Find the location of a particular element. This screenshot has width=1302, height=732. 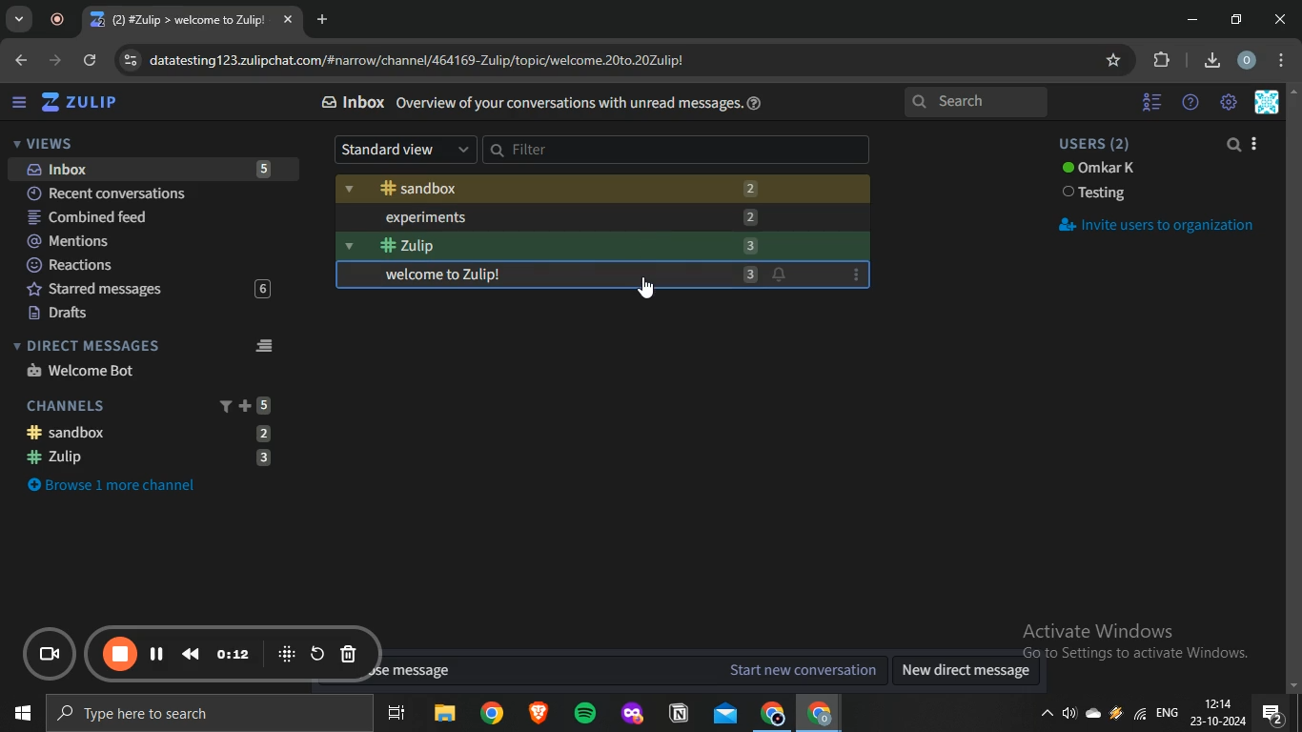

close tab is located at coordinates (290, 21).